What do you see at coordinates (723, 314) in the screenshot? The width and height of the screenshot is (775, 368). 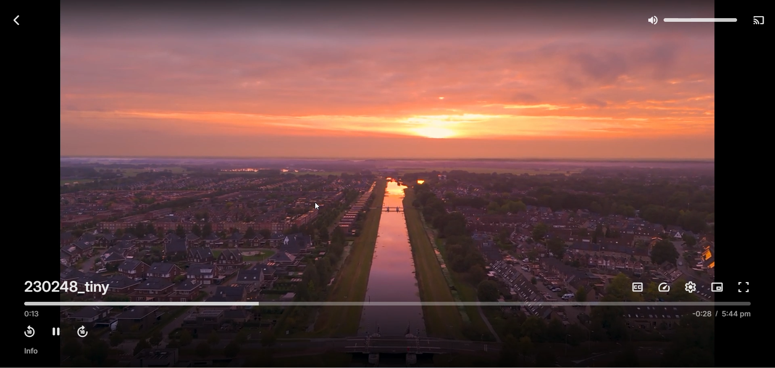 I see `-0:33 / 5:43 pm` at bounding box center [723, 314].